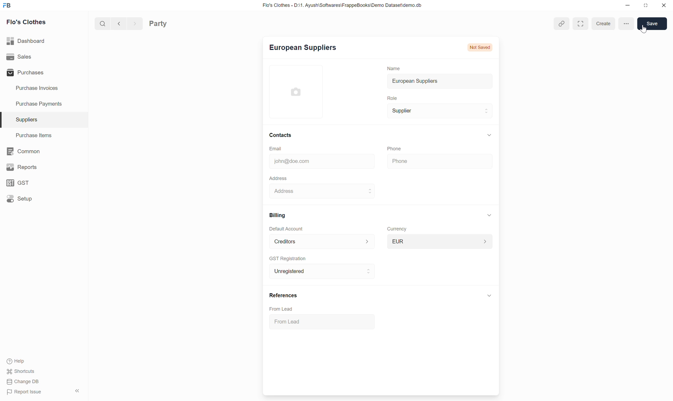 This screenshot has width=673, height=401. Describe the element at coordinates (646, 6) in the screenshot. I see `close down` at that location.